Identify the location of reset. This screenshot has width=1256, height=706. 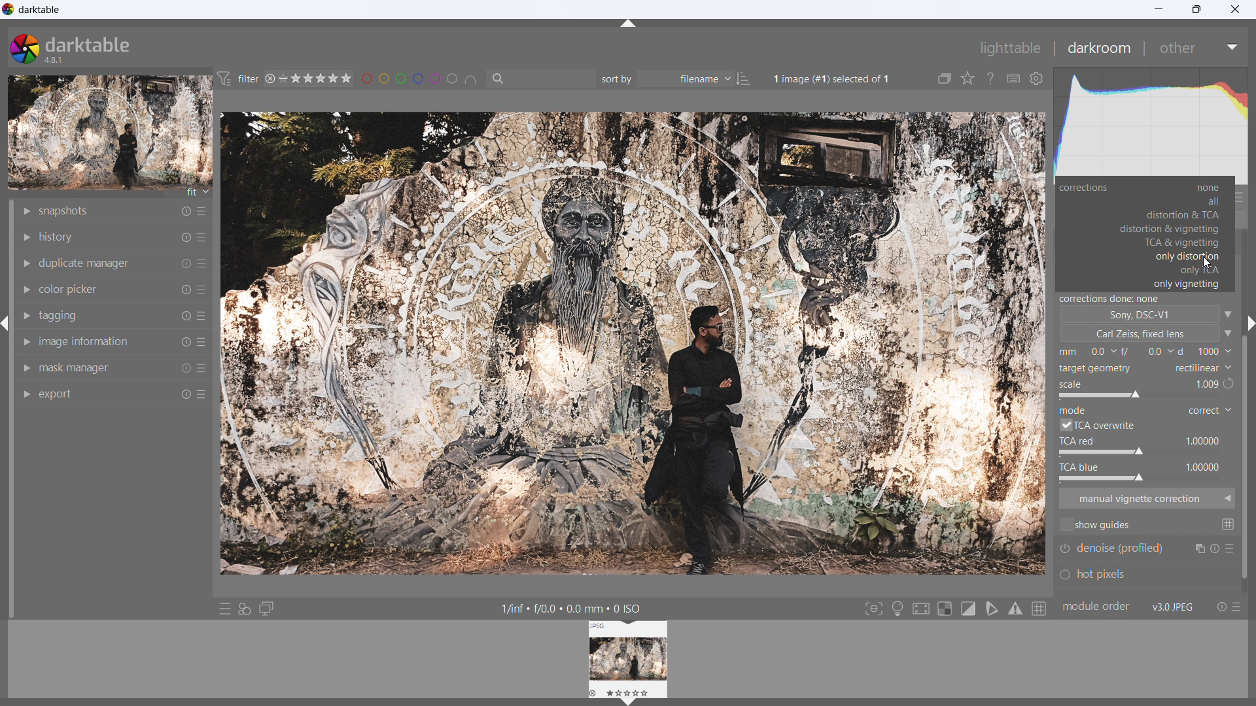
(186, 370).